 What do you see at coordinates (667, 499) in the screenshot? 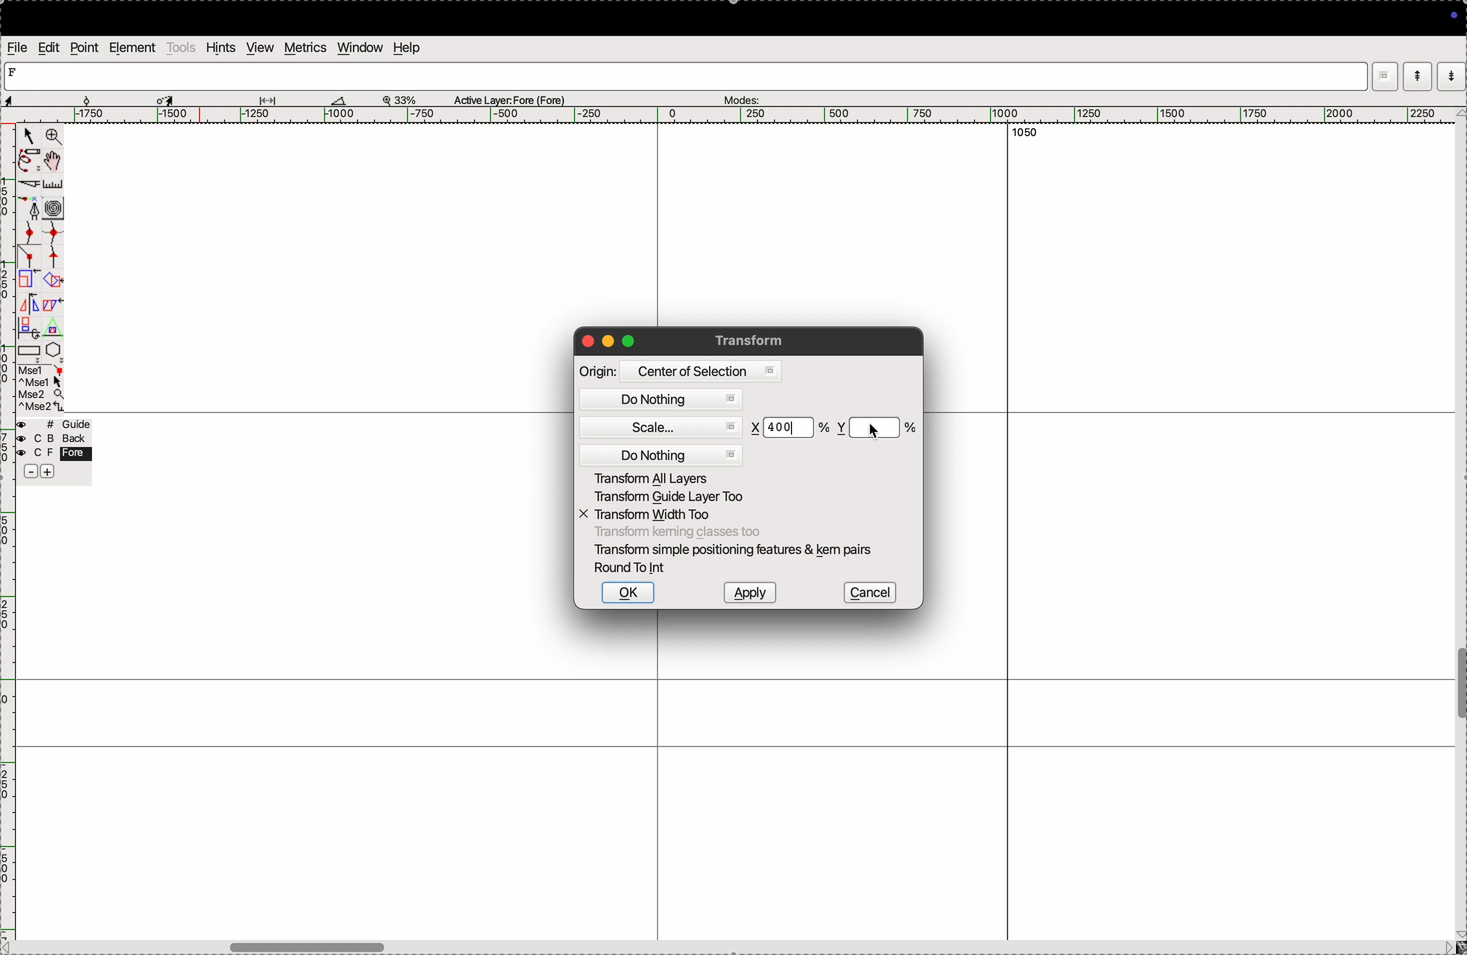
I see `trabsform guide layers` at bounding box center [667, 499].